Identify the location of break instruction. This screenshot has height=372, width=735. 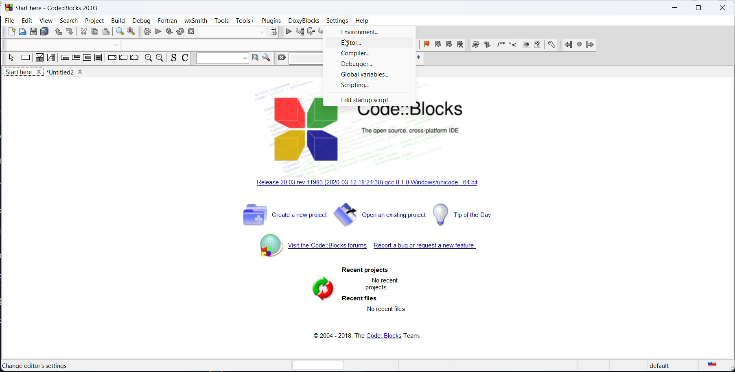
(112, 59).